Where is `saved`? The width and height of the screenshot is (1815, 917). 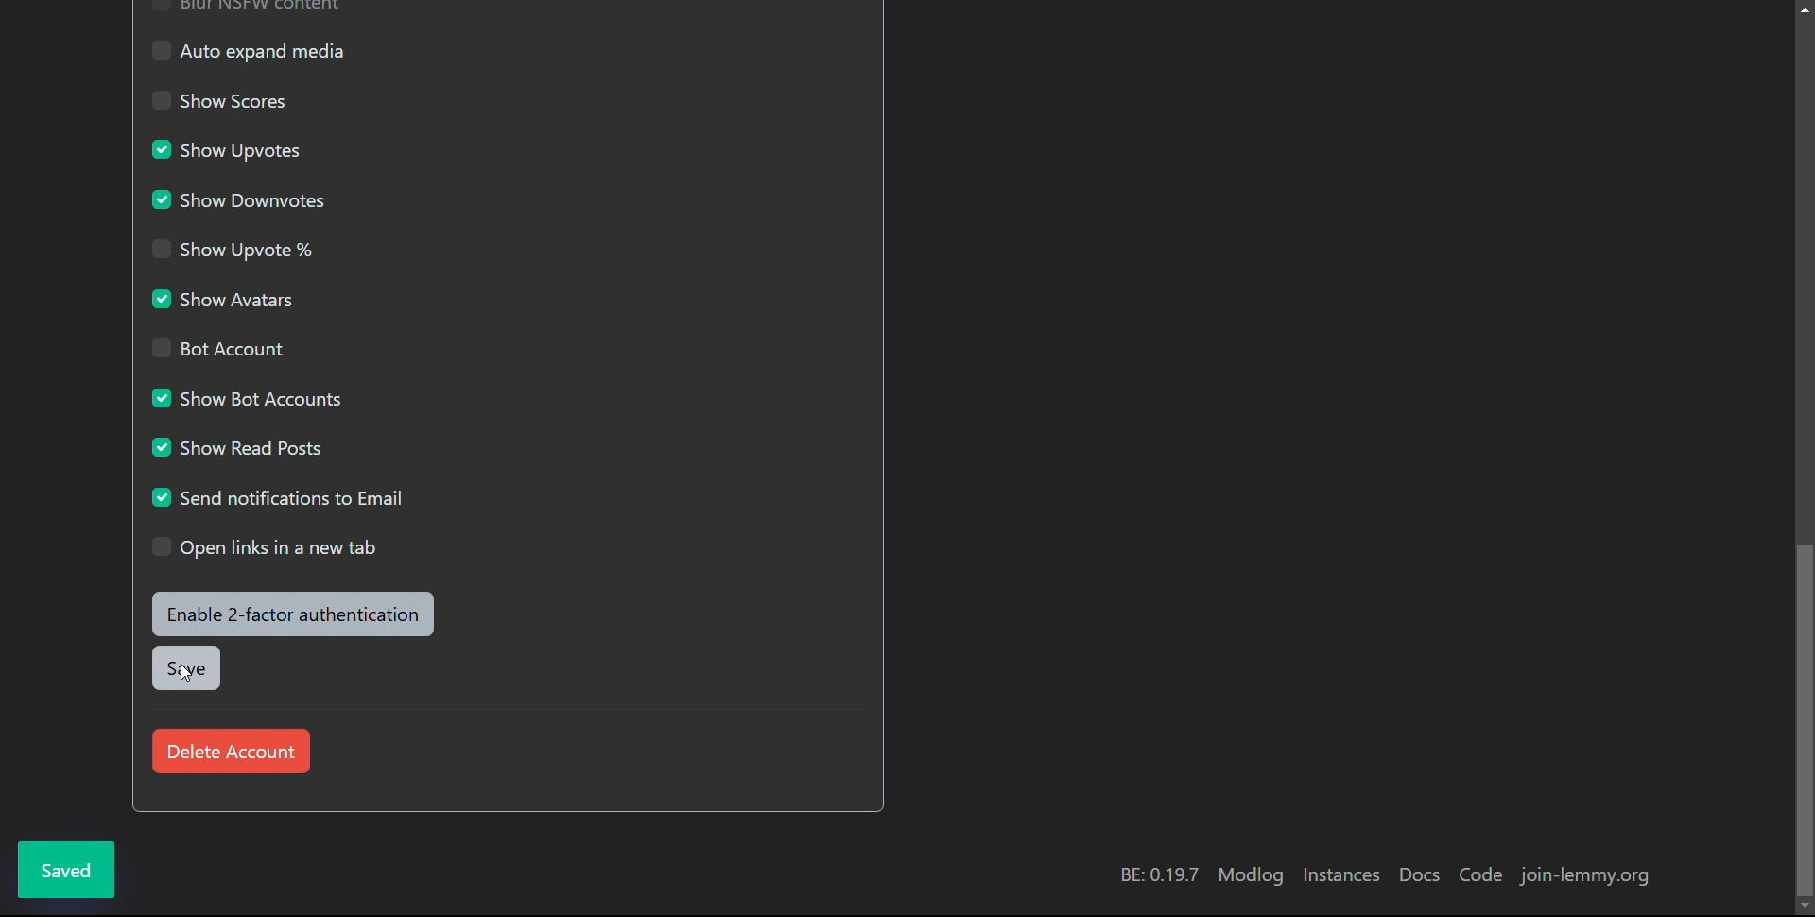
saved is located at coordinates (67, 869).